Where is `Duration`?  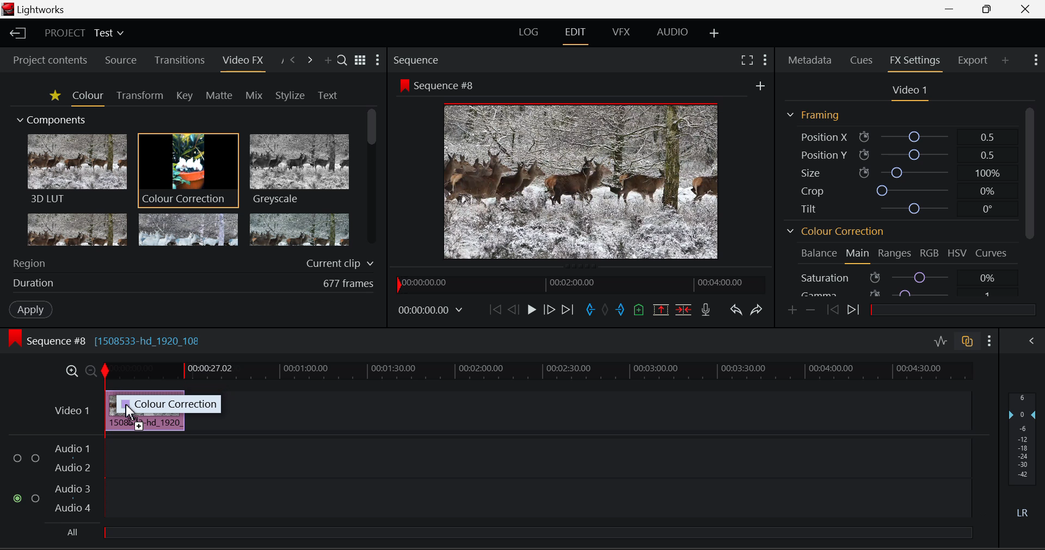
Duration is located at coordinates (193, 282).